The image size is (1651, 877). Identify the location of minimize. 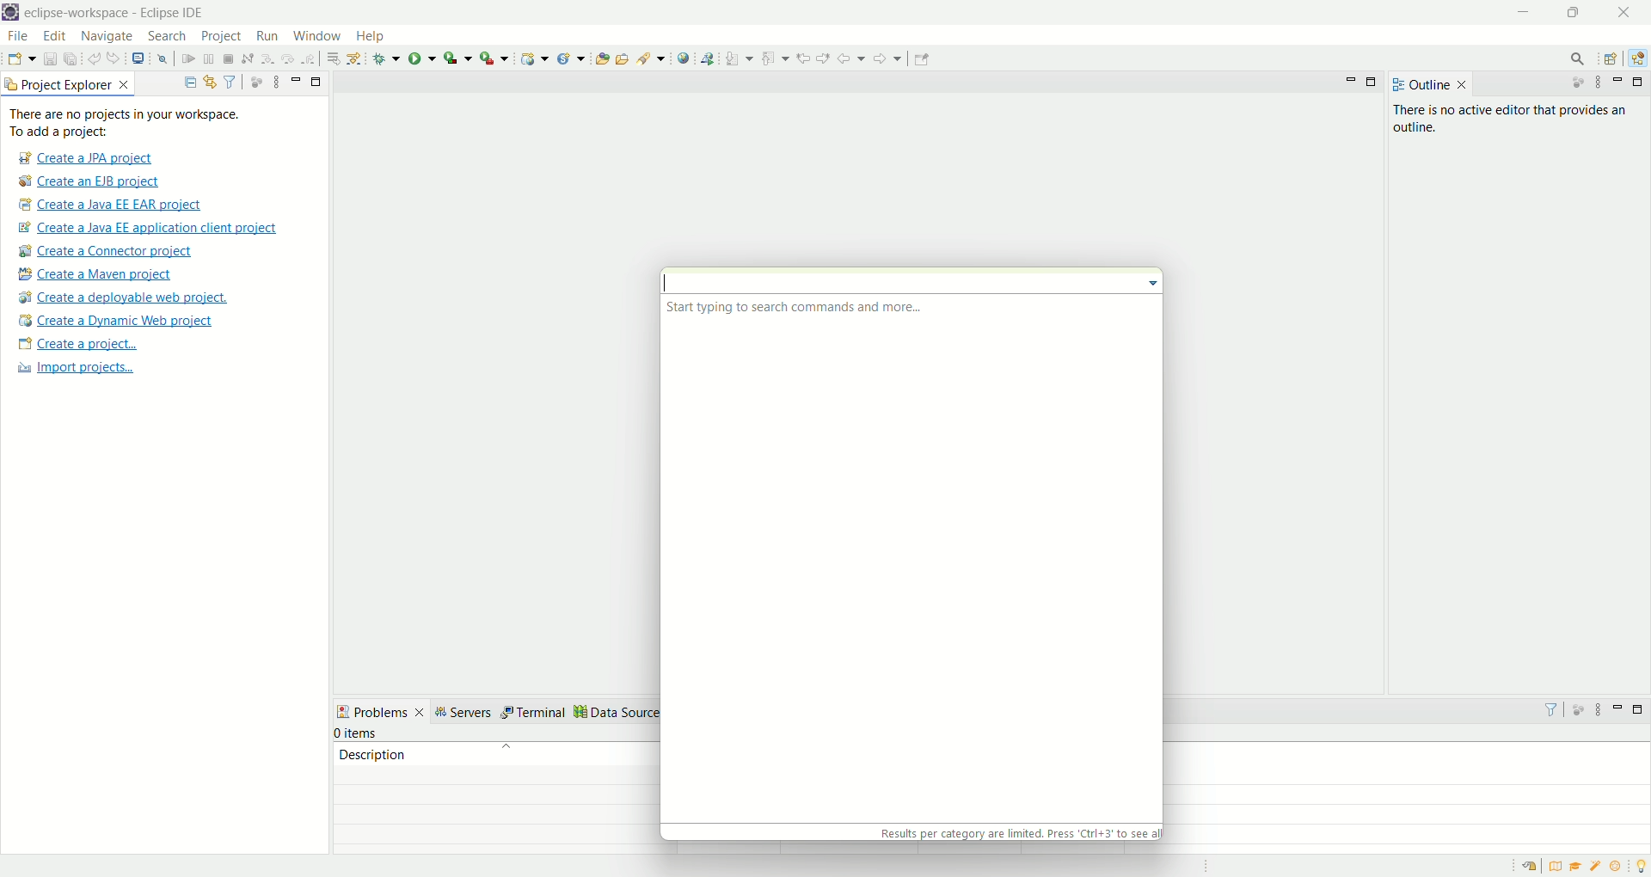
(1619, 83).